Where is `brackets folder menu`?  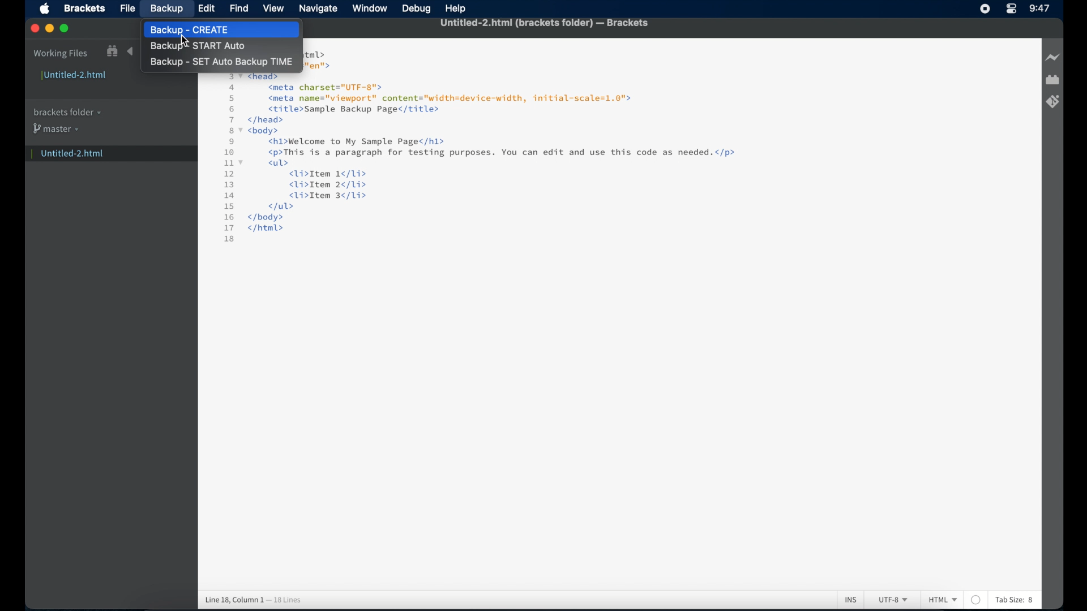
brackets folder menu is located at coordinates (66, 113).